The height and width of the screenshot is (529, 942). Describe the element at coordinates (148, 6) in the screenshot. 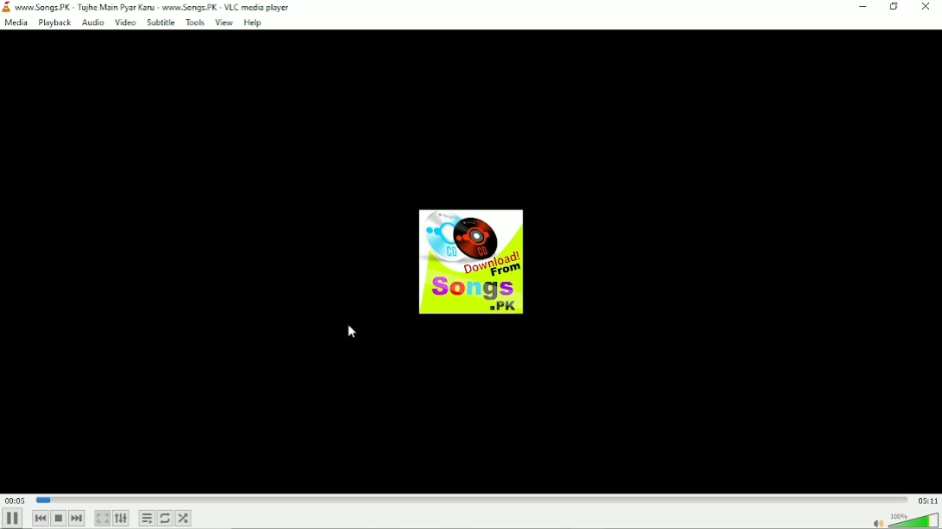

I see `www.Songs.PK - Tujhe Main Pyar Karu - www.Songs.PK - VLC media player` at that location.